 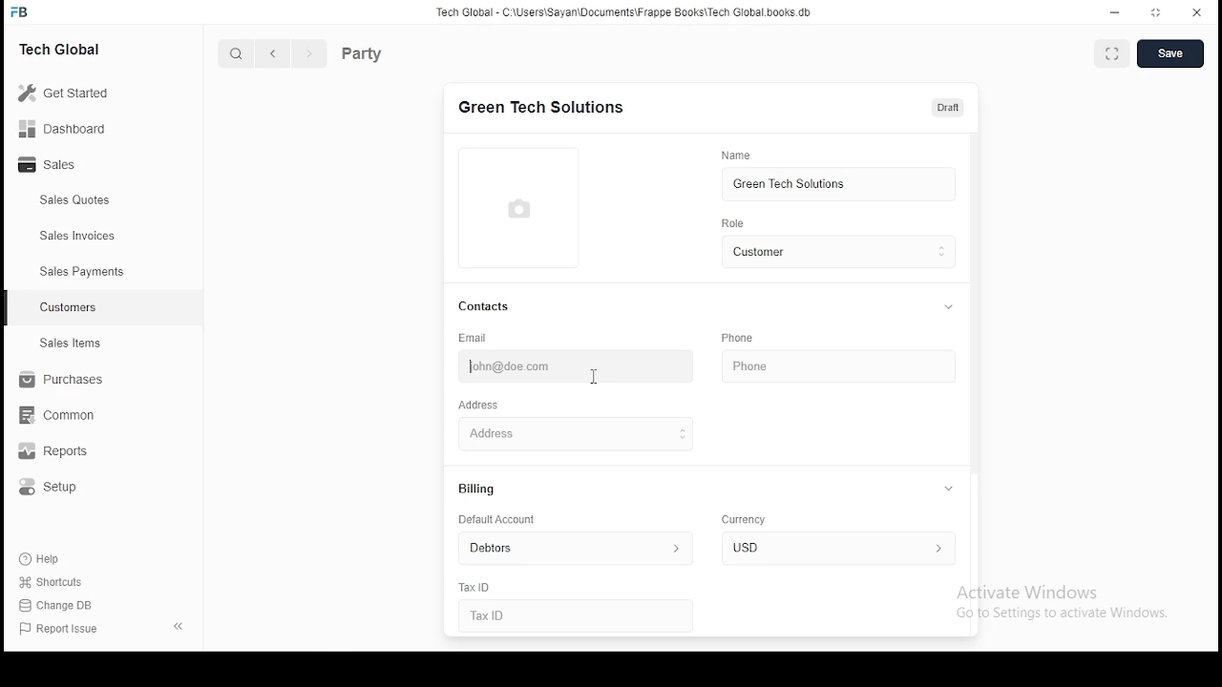 I want to click on john@doe.com, so click(x=557, y=367).